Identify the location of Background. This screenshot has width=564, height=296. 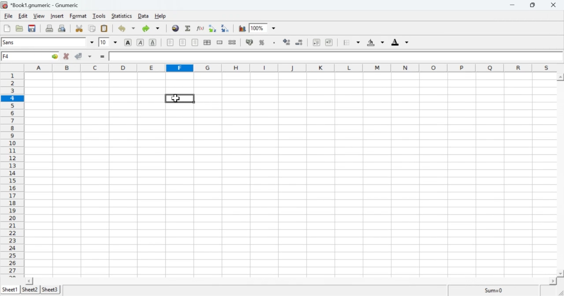
(373, 42).